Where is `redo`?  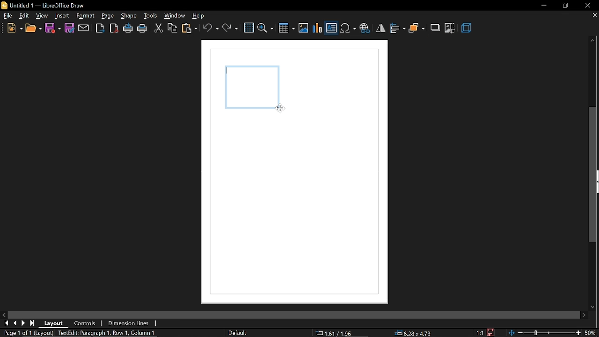
redo is located at coordinates (230, 28).